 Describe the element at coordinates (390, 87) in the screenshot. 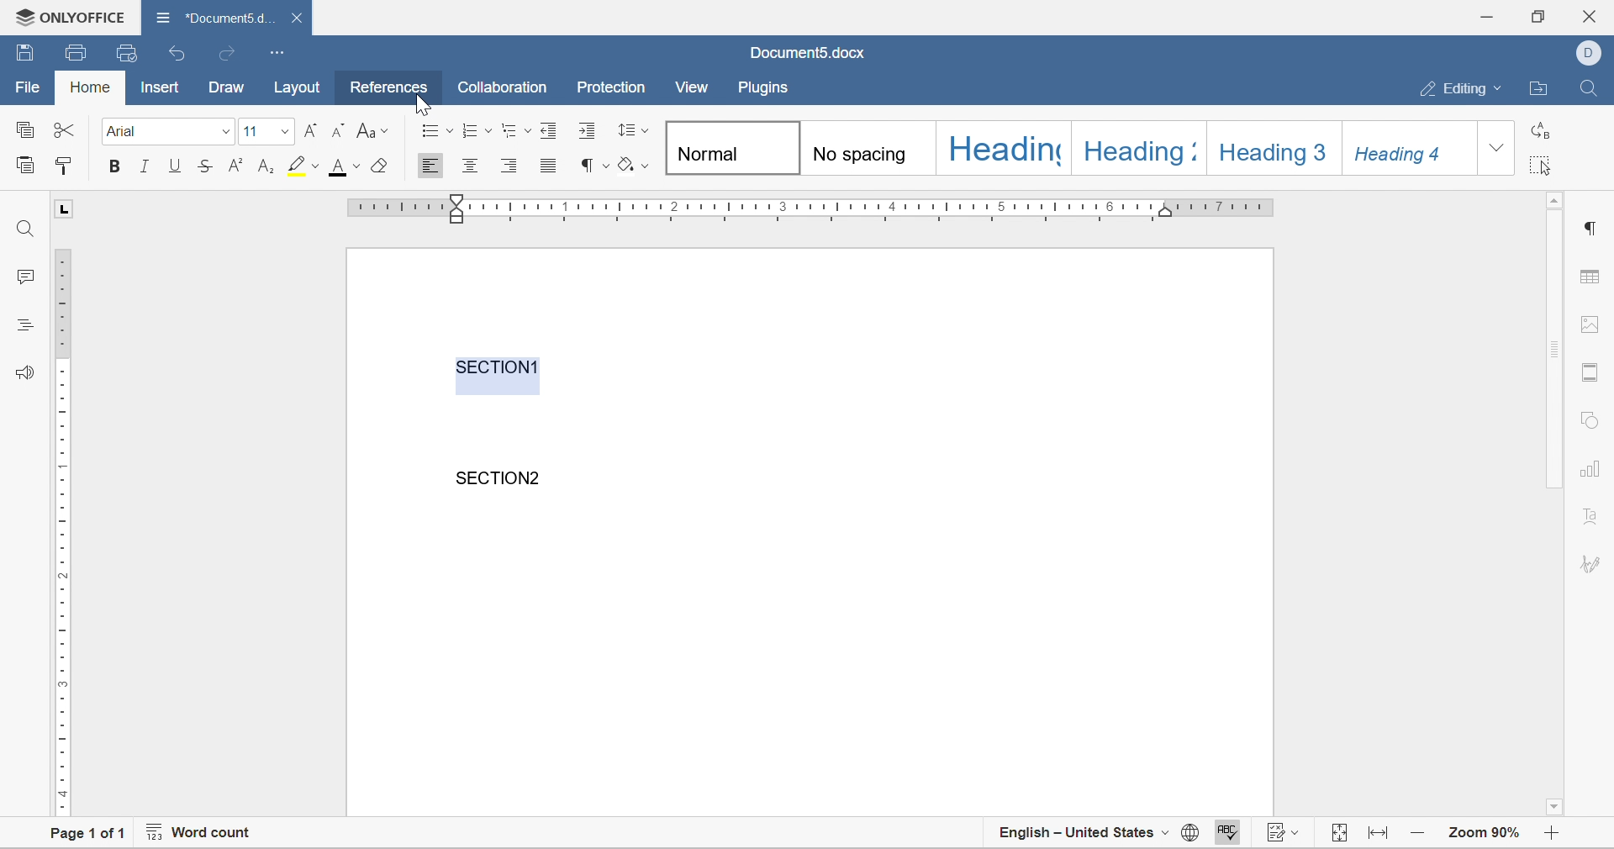

I see `references` at that location.